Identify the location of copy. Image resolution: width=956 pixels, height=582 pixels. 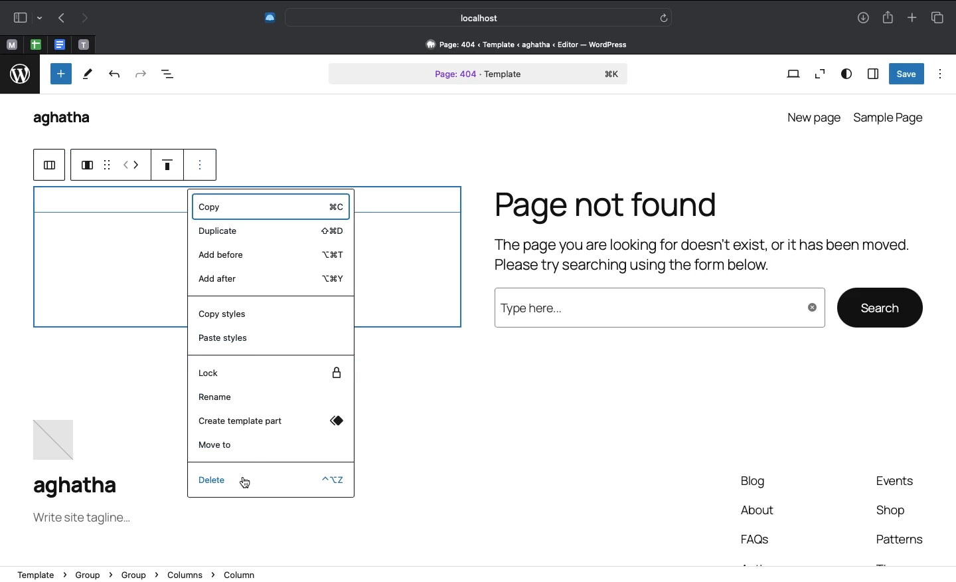
(268, 205).